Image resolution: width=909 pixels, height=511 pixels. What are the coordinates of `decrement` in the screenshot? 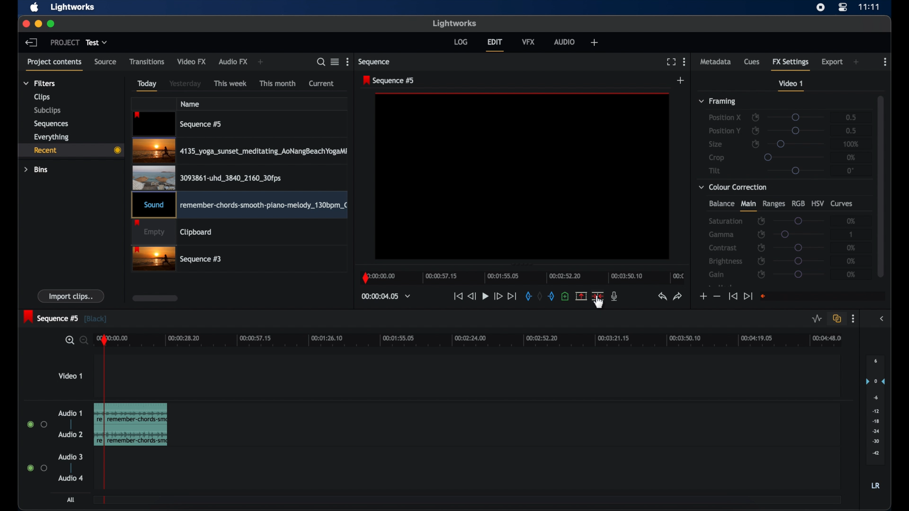 It's located at (717, 296).